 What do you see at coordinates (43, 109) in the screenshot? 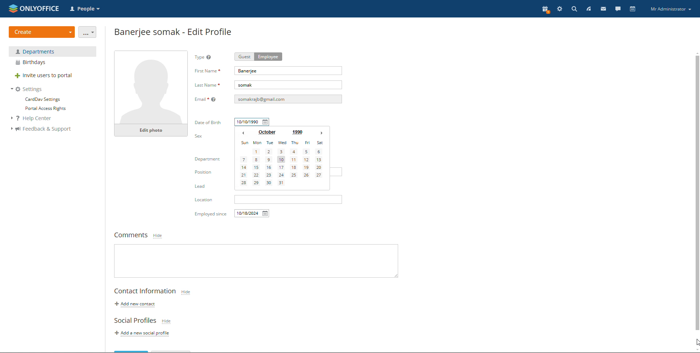
I see `portal access rights` at bounding box center [43, 109].